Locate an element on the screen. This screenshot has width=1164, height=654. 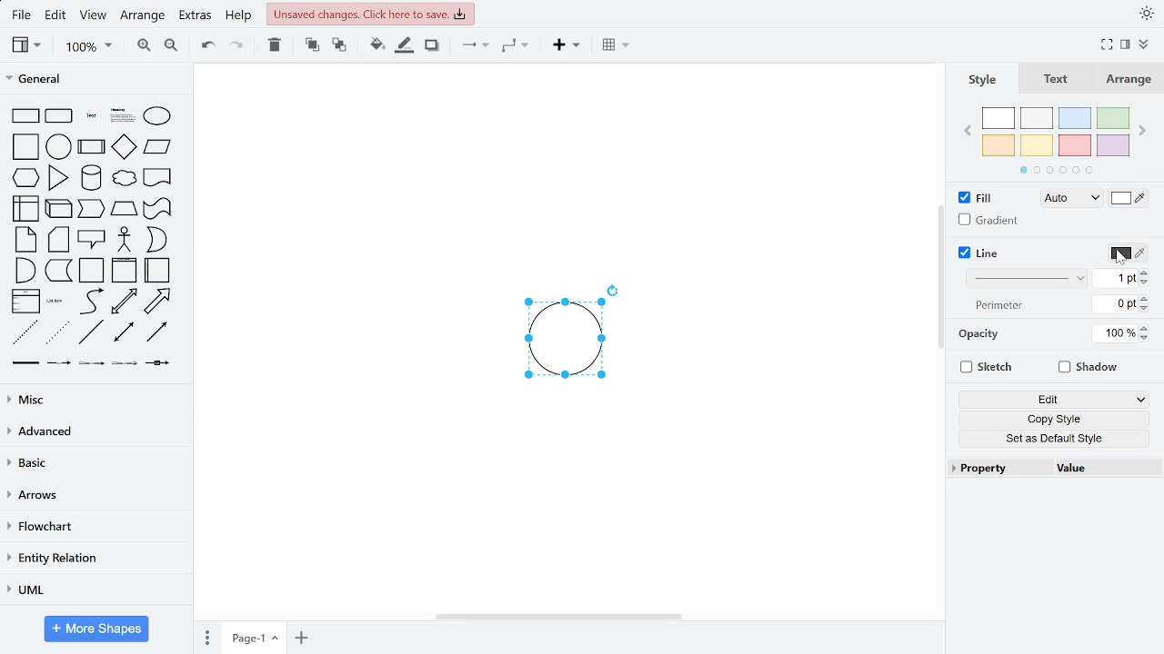
link with 2 label is located at coordinates (91, 362).